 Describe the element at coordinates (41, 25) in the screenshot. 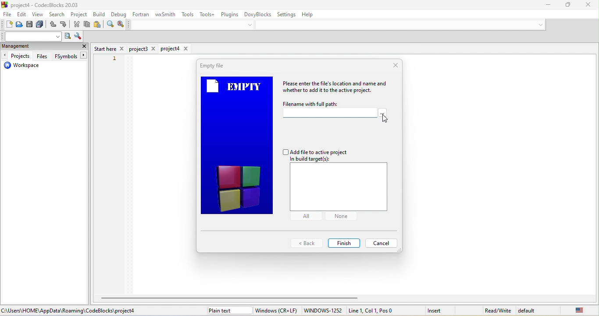

I see `save everything` at that location.